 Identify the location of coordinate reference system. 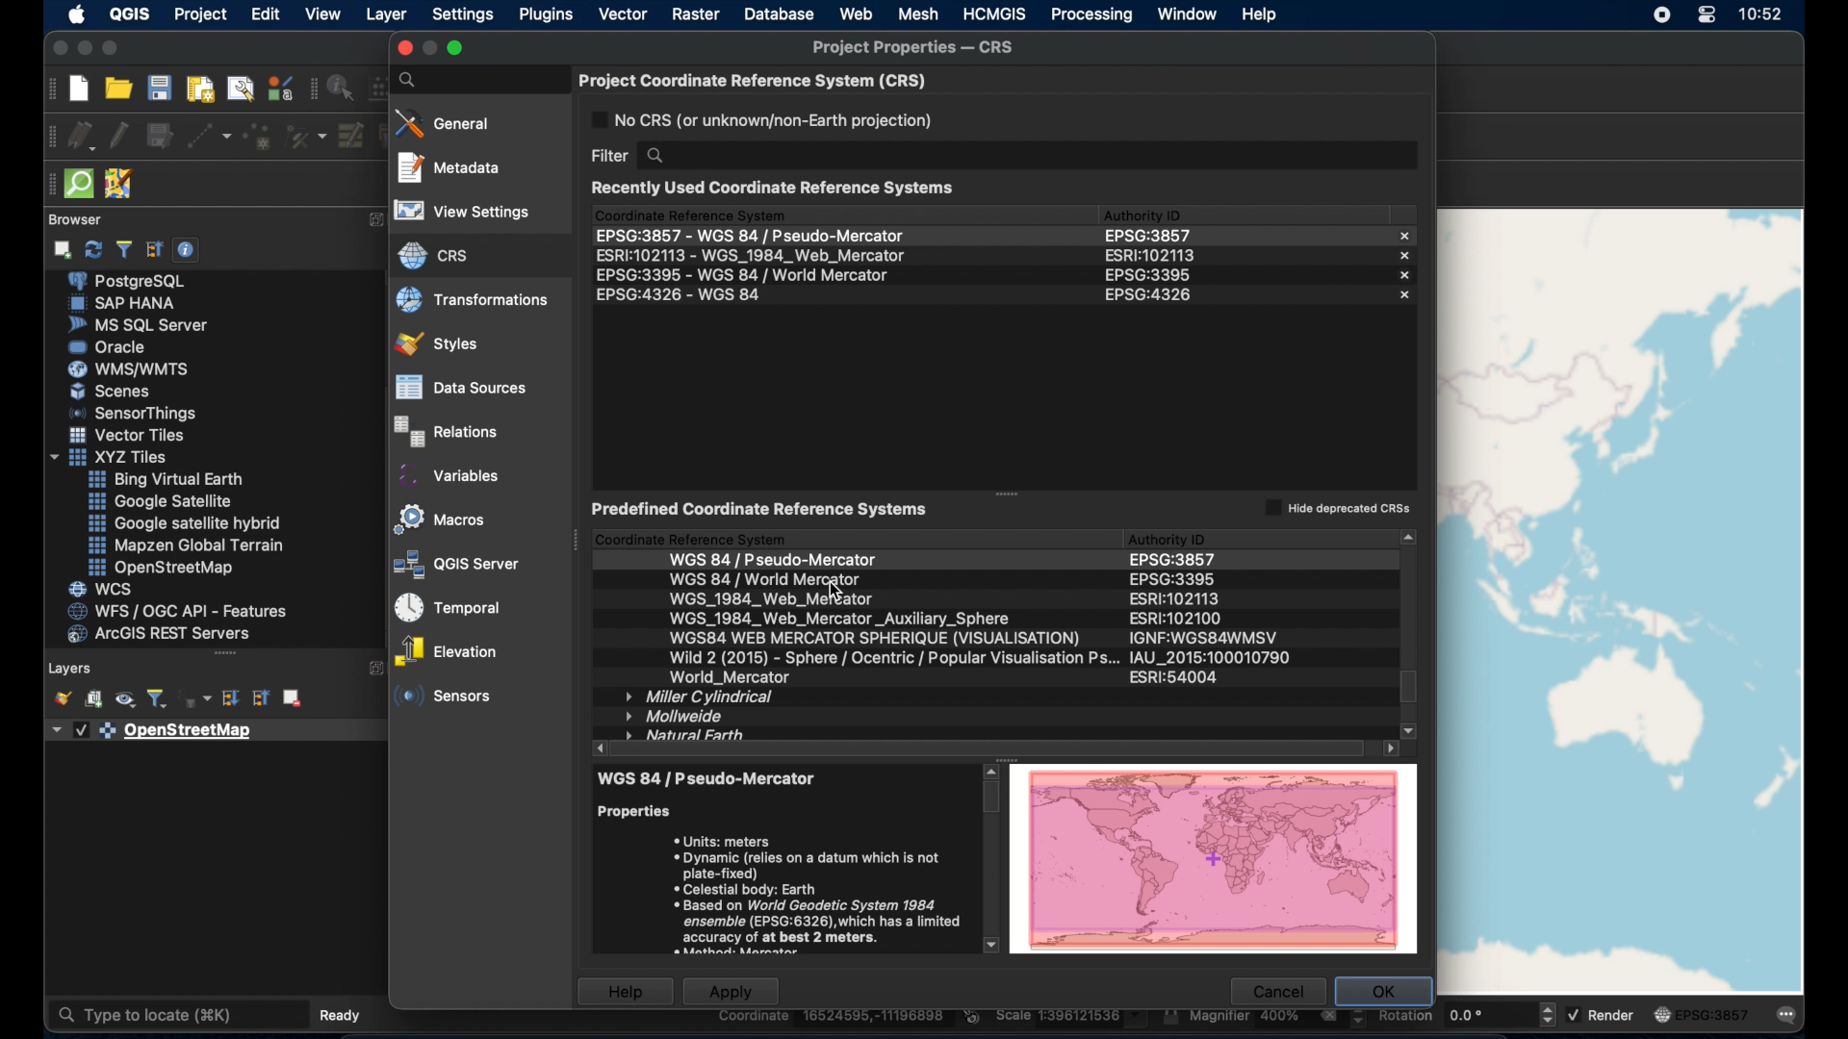
(691, 214).